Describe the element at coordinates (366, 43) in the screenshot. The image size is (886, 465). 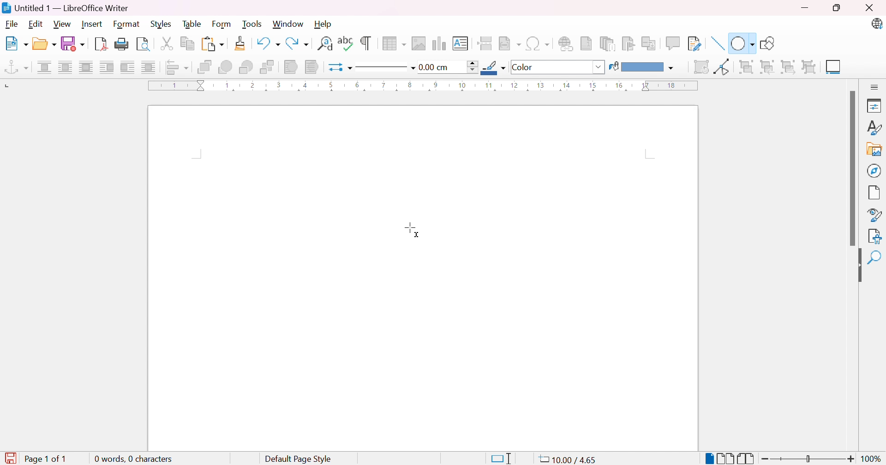
I see `Toggle formatting marks` at that location.